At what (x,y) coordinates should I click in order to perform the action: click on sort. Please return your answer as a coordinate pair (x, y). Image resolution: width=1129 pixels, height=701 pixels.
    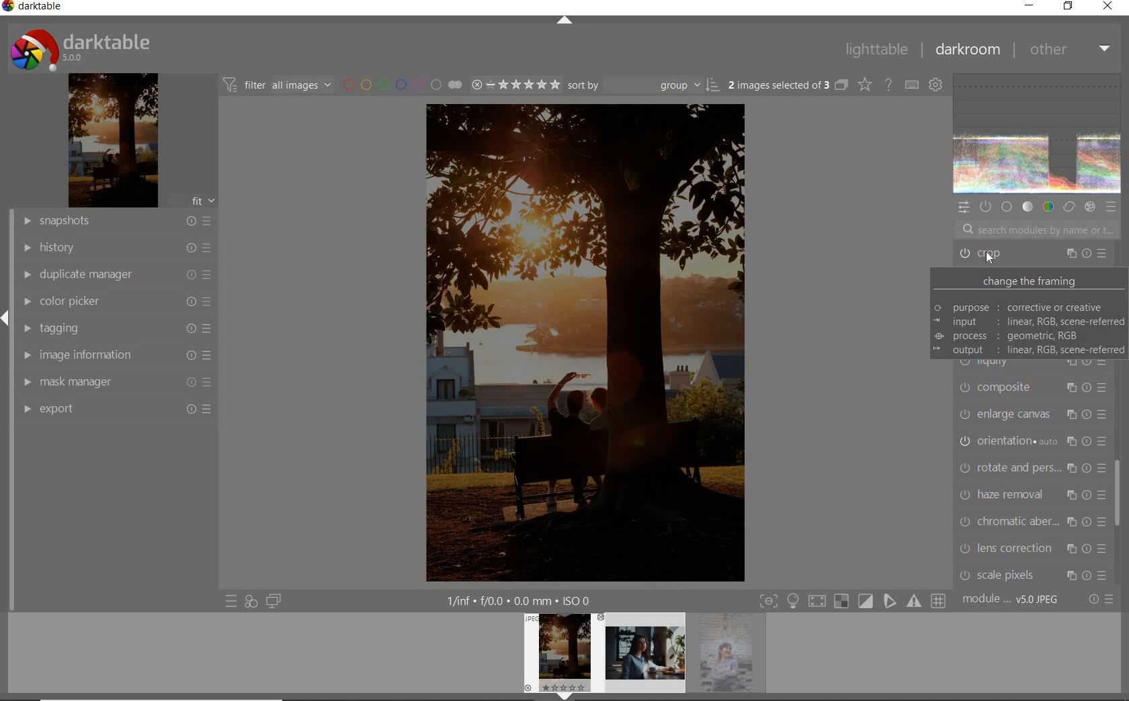
    Looking at the image, I should click on (644, 86).